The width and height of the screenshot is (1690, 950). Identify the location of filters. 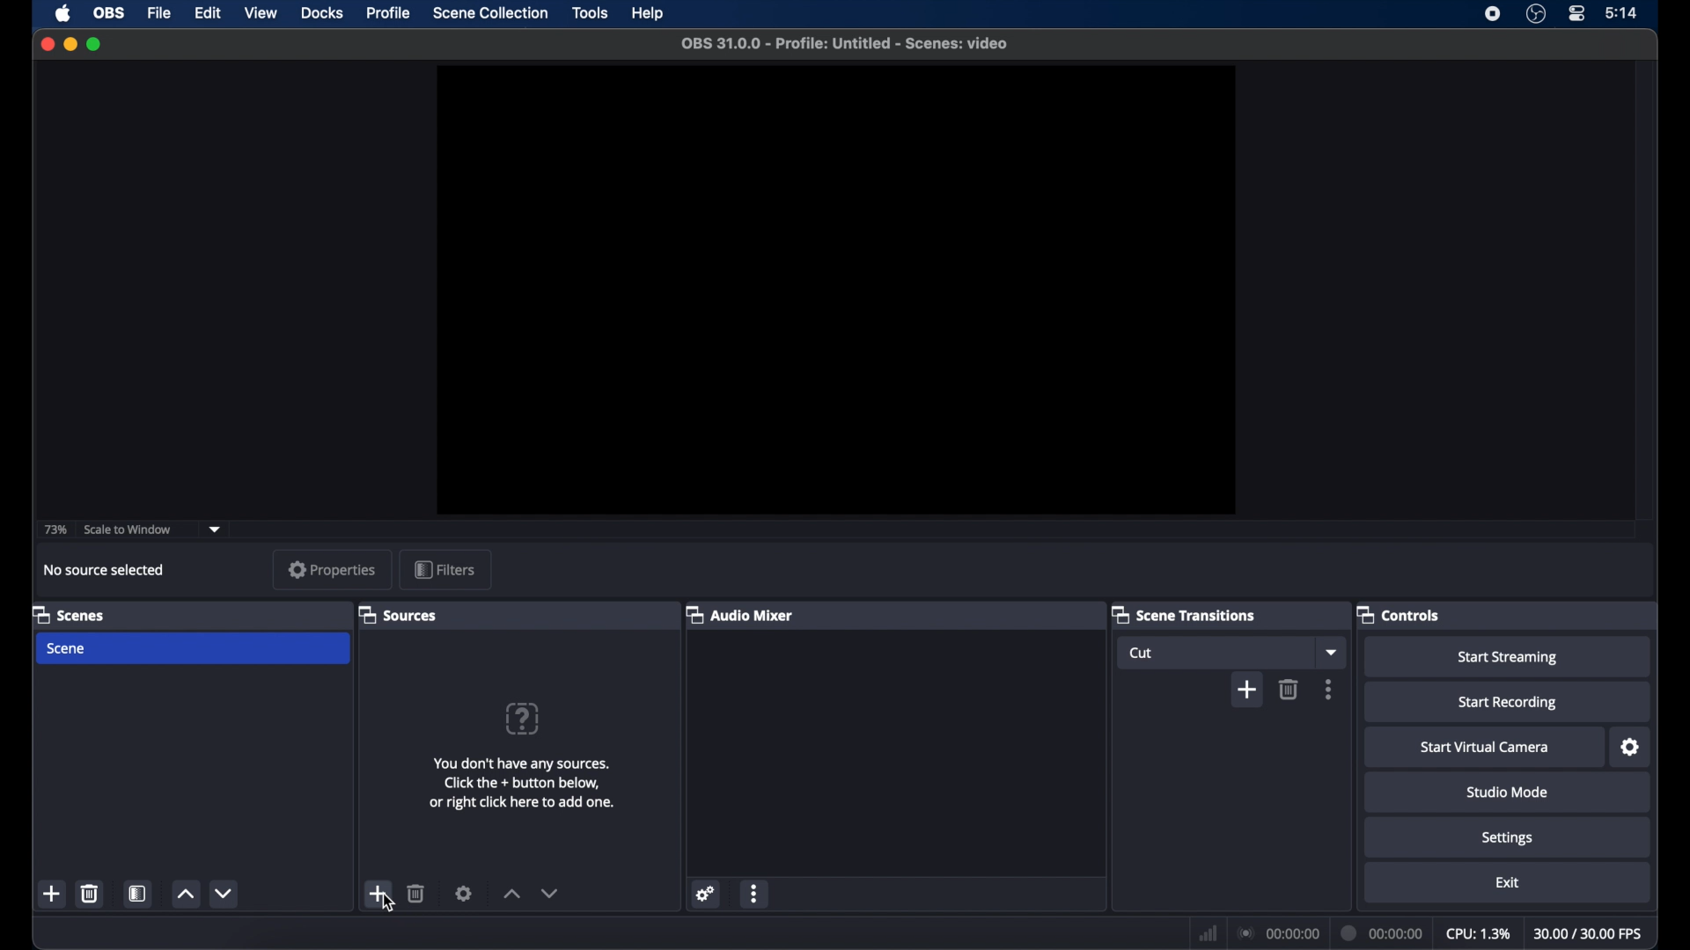
(445, 569).